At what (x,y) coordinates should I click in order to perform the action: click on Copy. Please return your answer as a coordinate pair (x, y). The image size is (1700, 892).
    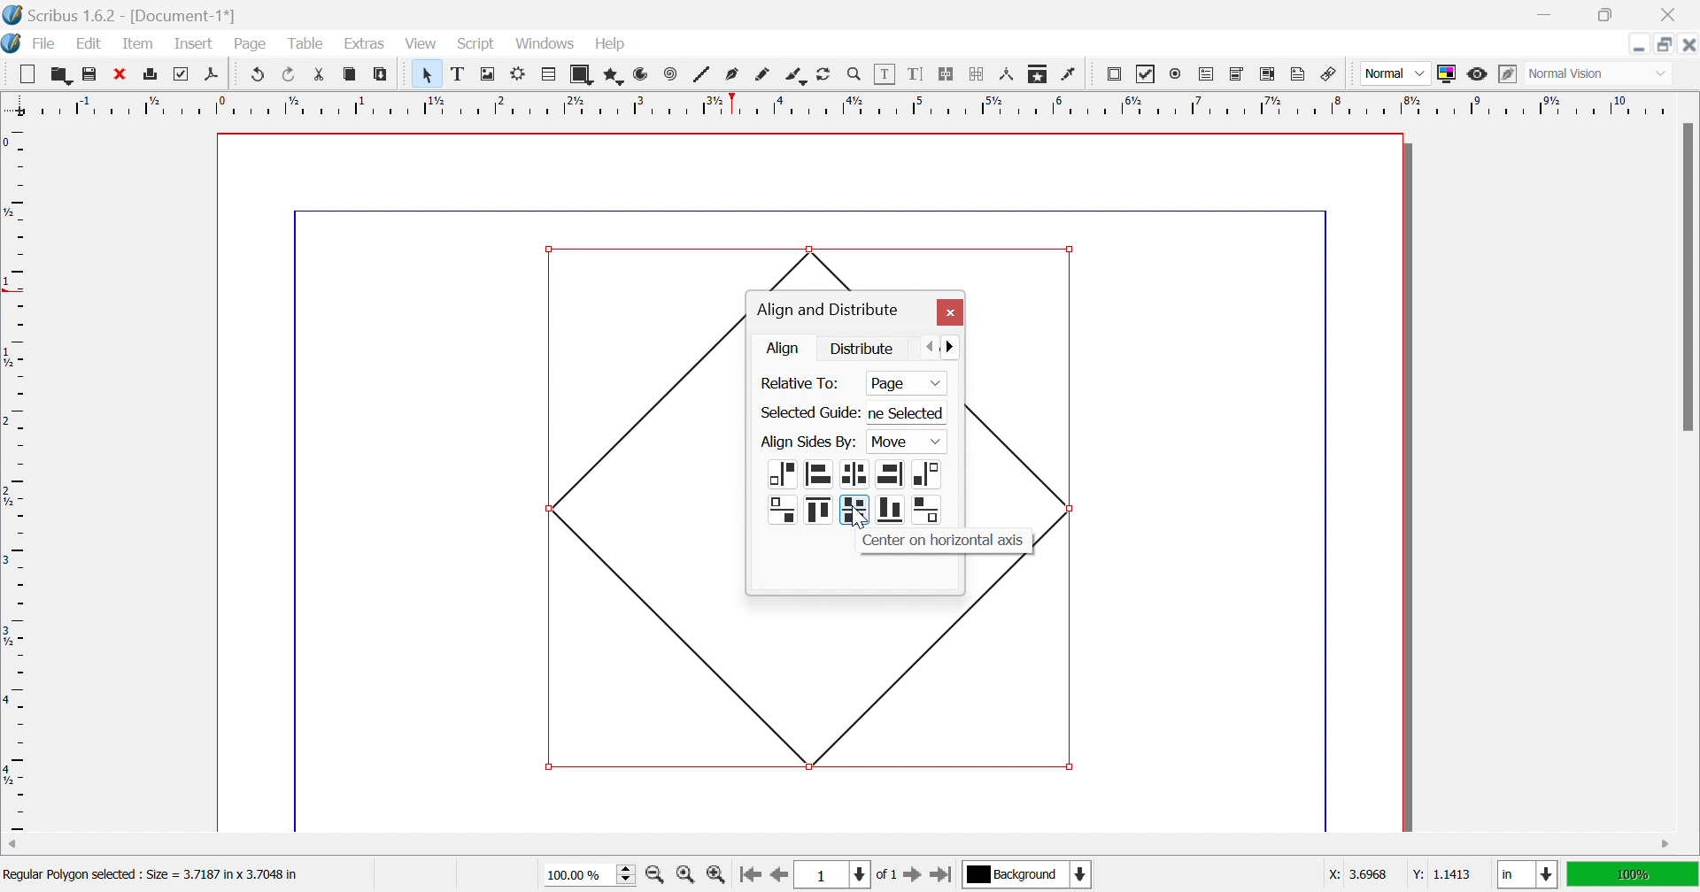
    Looking at the image, I should click on (350, 73).